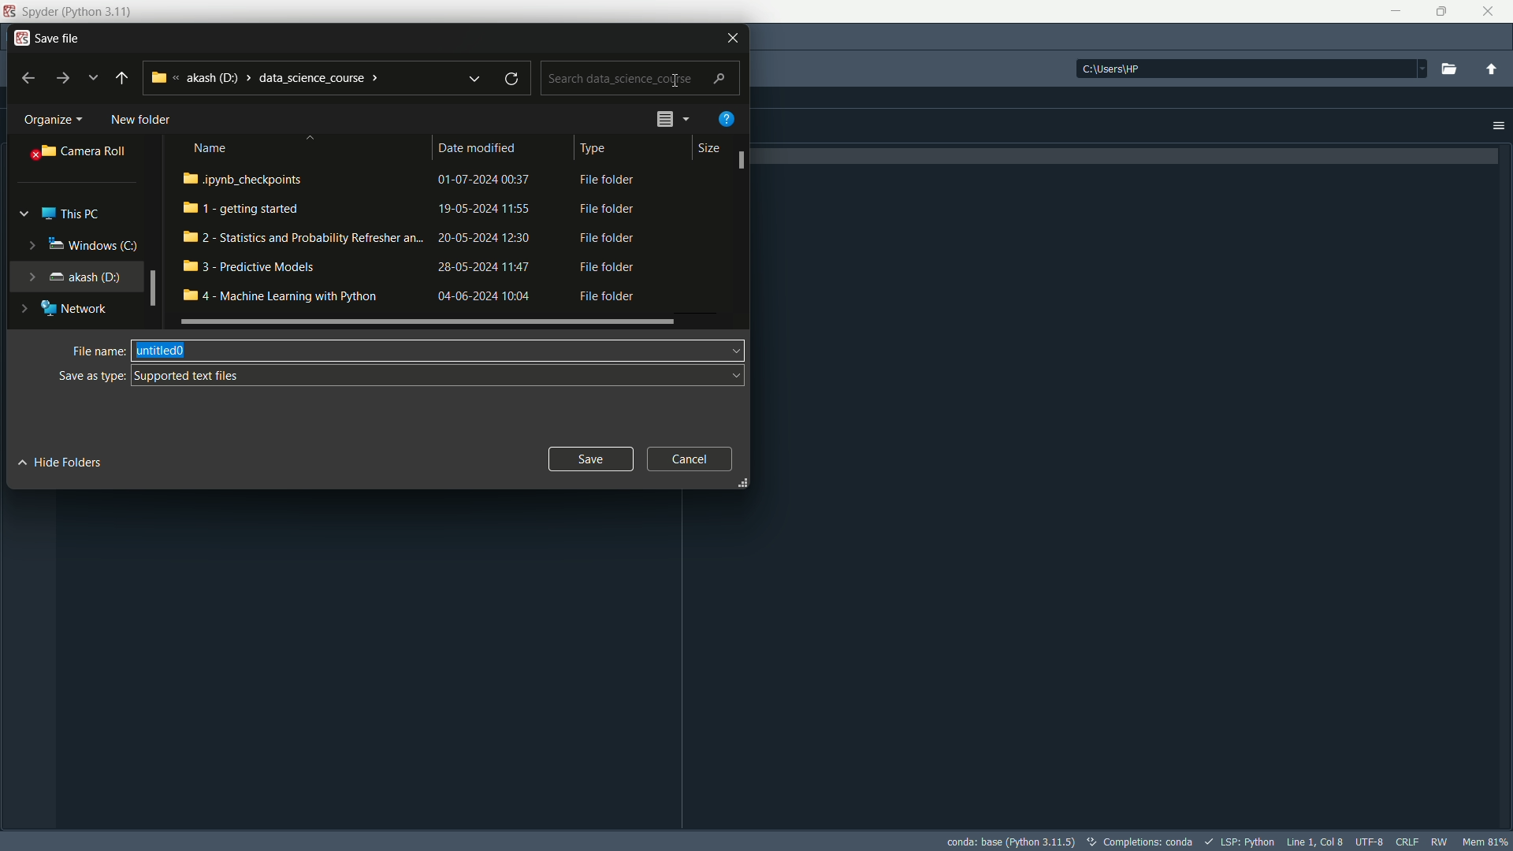  What do you see at coordinates (483, 240) in the screenshot?
I see `01-07-2024 00:37
19-05-2024 11:55
ran. 20-05-2024 12:30` at bounding box center [483, 240].